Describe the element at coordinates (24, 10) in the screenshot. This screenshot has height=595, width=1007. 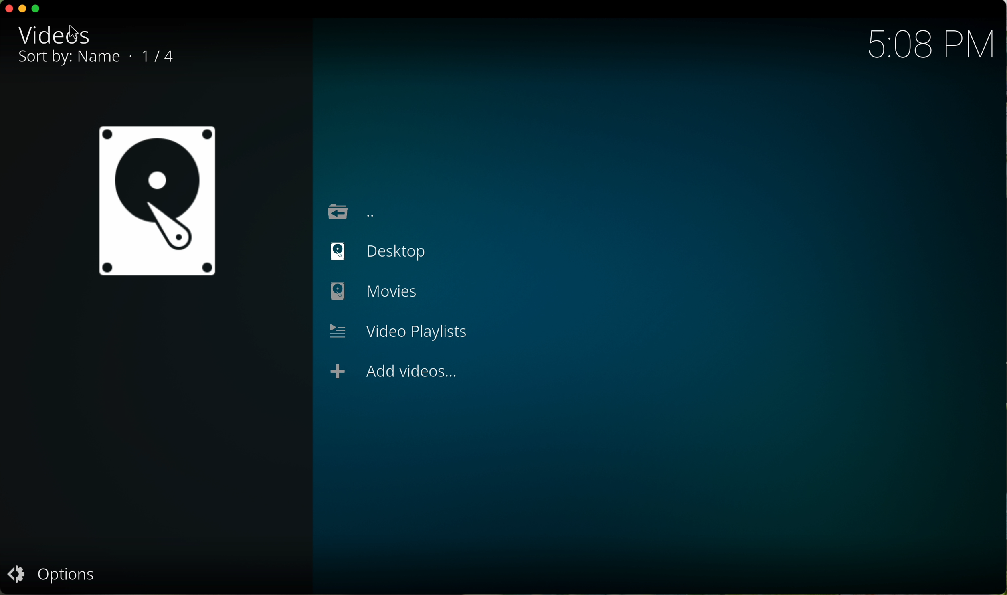
I see `minimize` at that location.